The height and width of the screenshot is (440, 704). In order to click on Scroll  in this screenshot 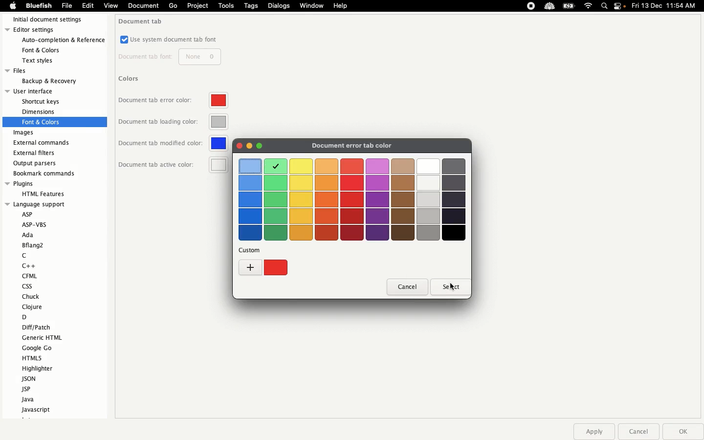, I will do `click(103, 163)`.